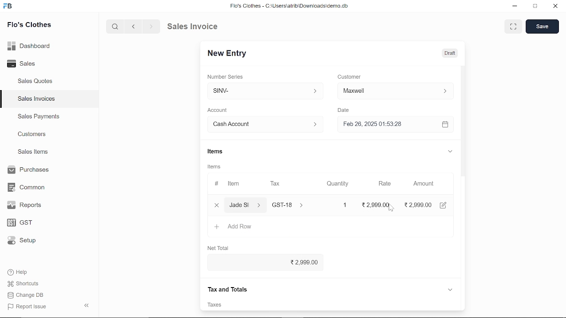 This screenshot has height=318, width=566. I want to click on Sales Invoices, so click(39, 100).